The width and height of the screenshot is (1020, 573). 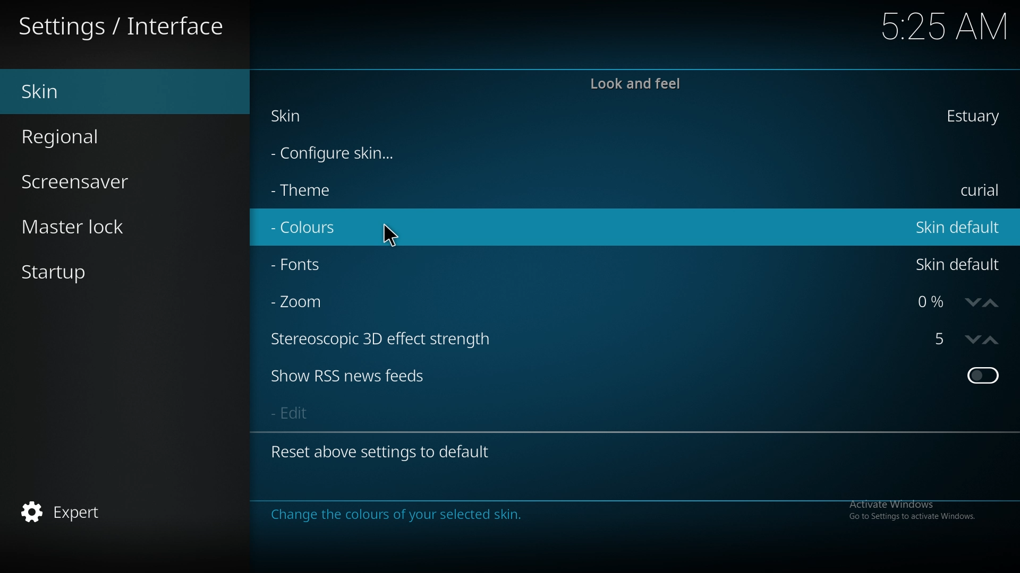 I want to click on time, so click(x=933, y=26).